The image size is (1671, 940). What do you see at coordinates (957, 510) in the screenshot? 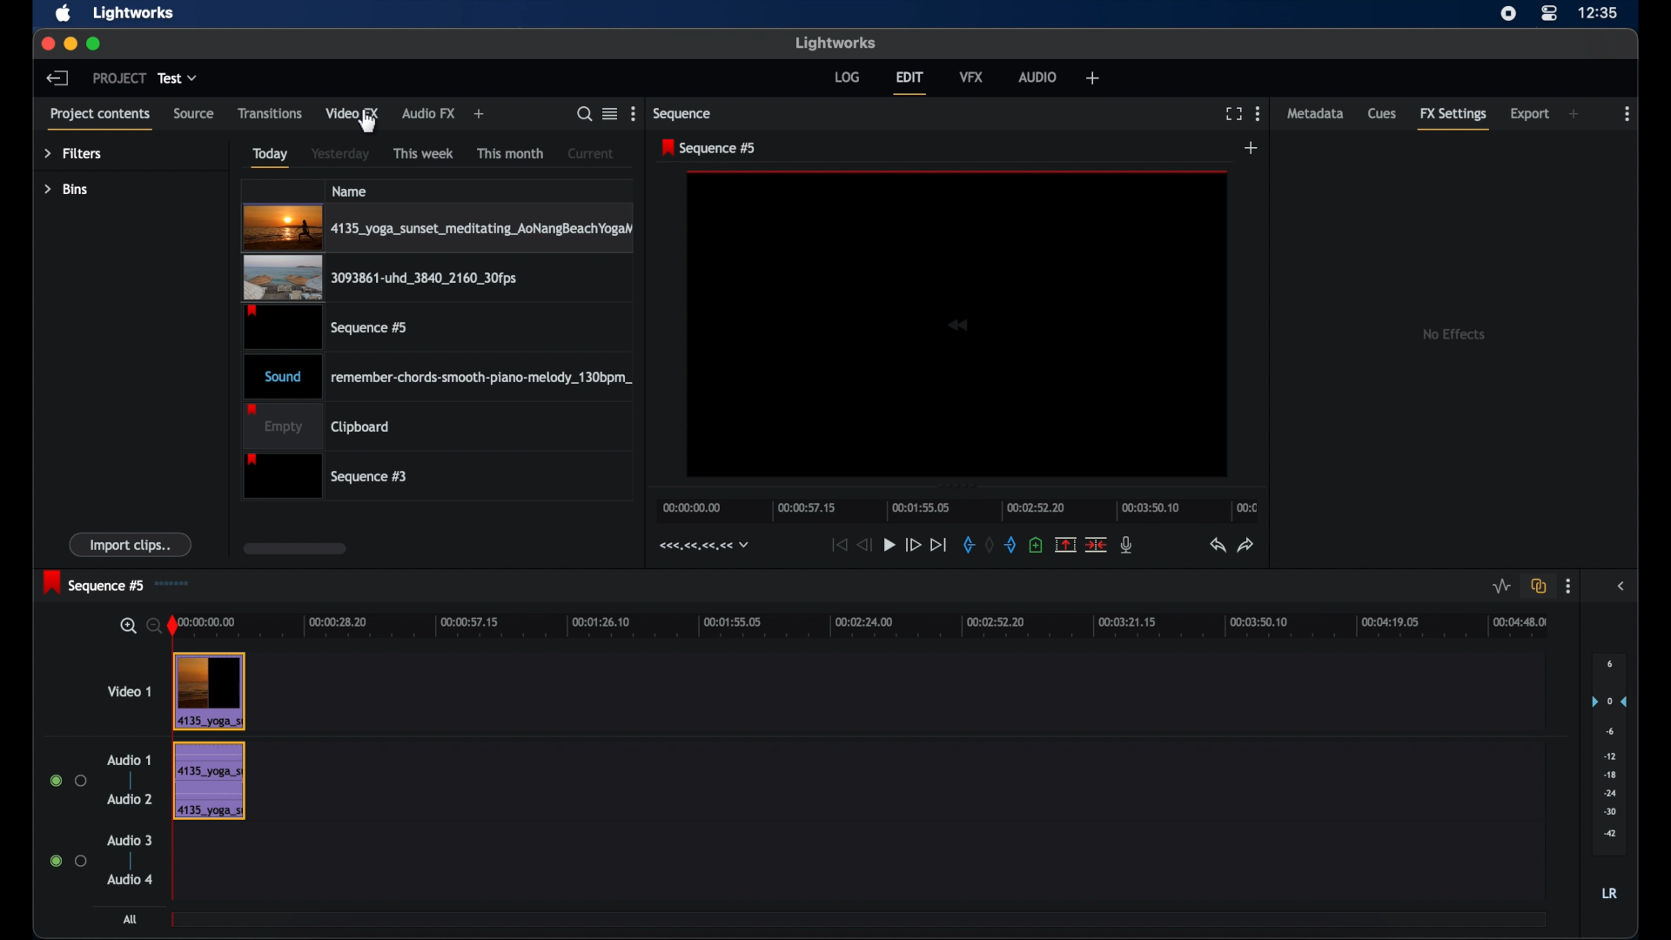
I see `timeline scale` at bounding box center [957, 510].